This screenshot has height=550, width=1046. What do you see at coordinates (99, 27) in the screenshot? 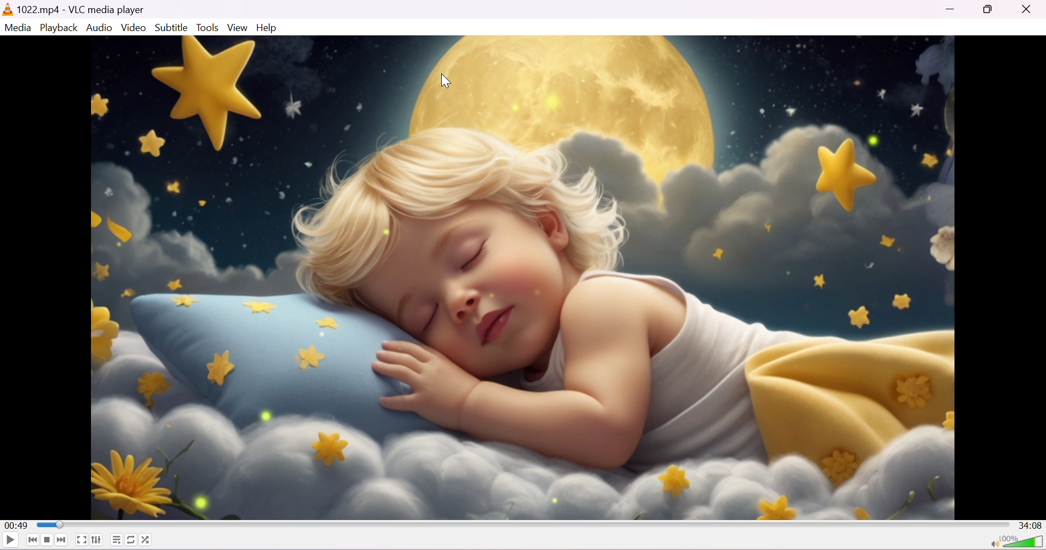
I see `` at bounding box center [99, 27].